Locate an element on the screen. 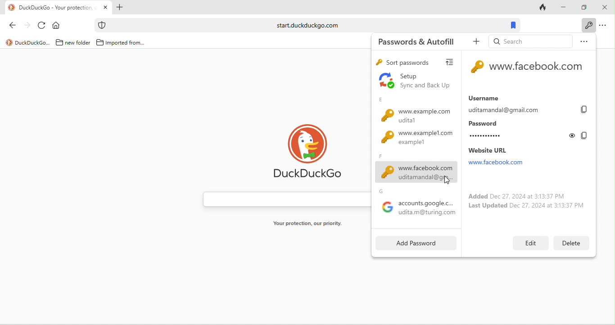 Image resolution: width=615 pixels, height=325 pixels. home is located at coordinates (57, 26).